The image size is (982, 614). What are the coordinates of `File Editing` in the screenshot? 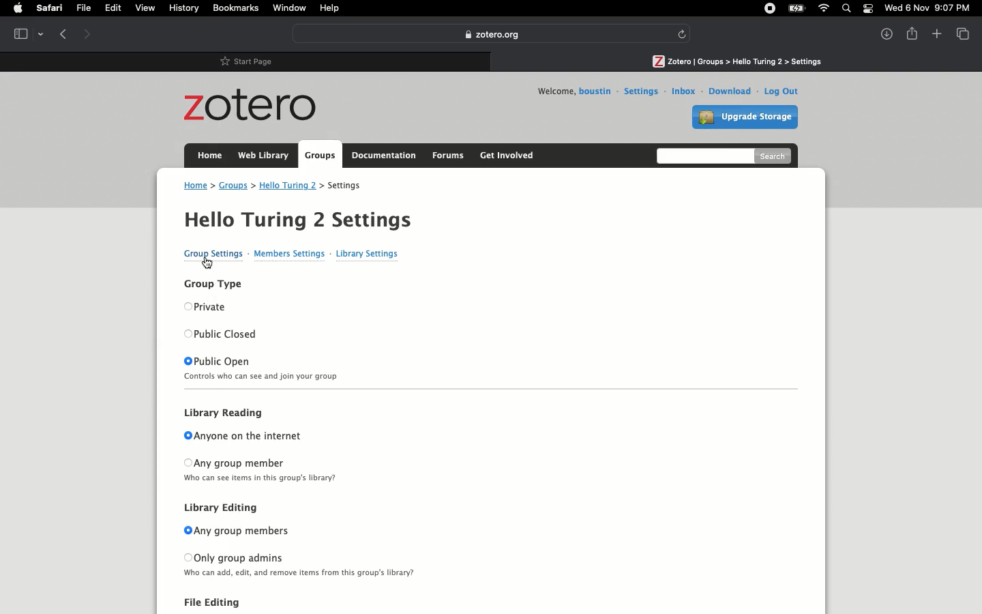 It's located at (214, 603).